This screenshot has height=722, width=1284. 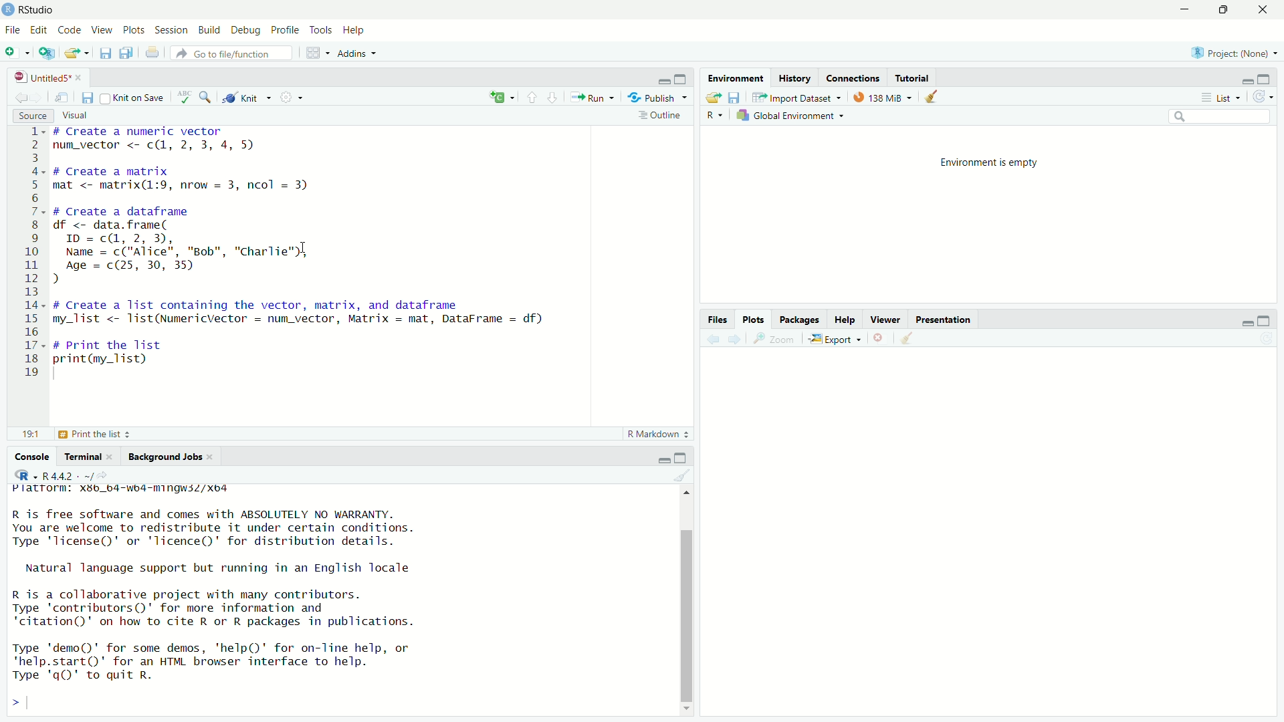 What do you see at coordinates (355, 31) in the screenshot?
I see `Help` at bounding box center [355, 31].